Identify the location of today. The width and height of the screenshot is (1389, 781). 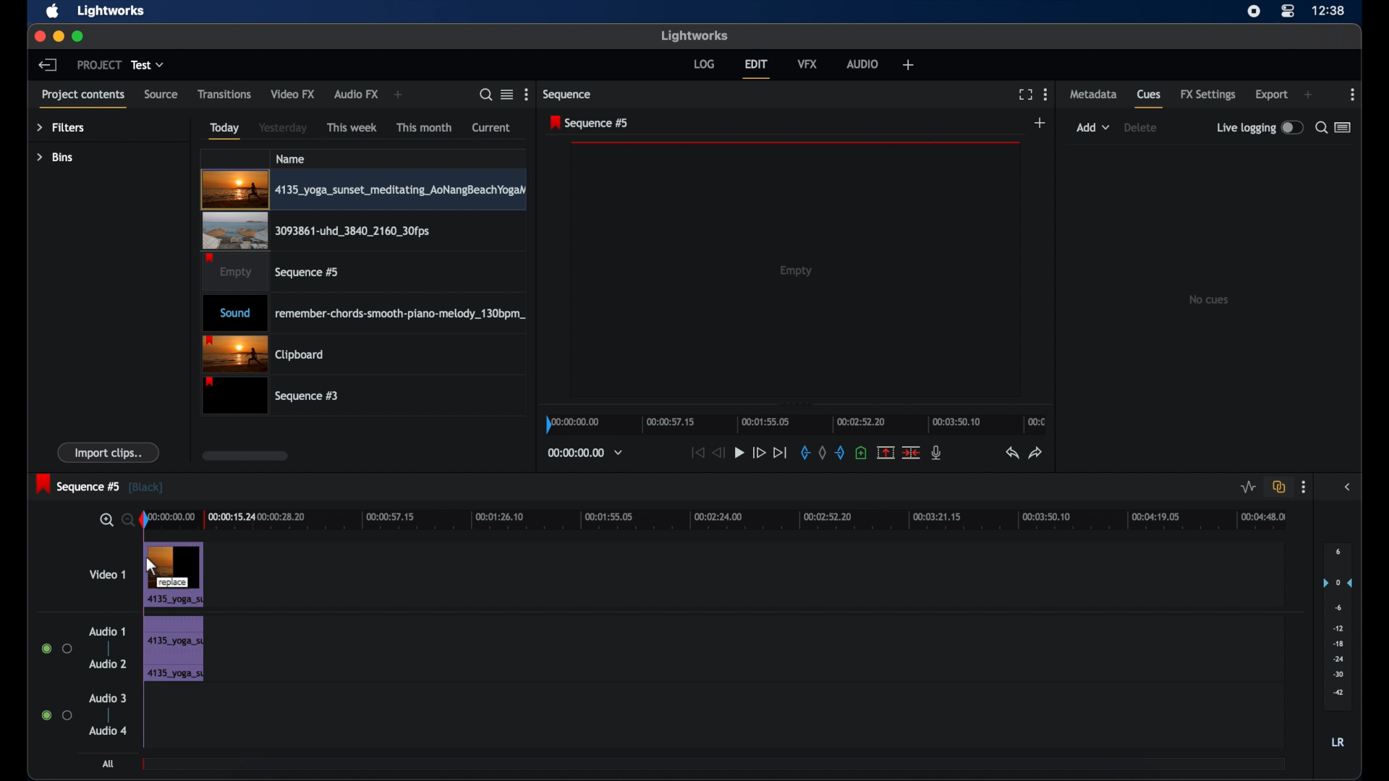
(225, 131).